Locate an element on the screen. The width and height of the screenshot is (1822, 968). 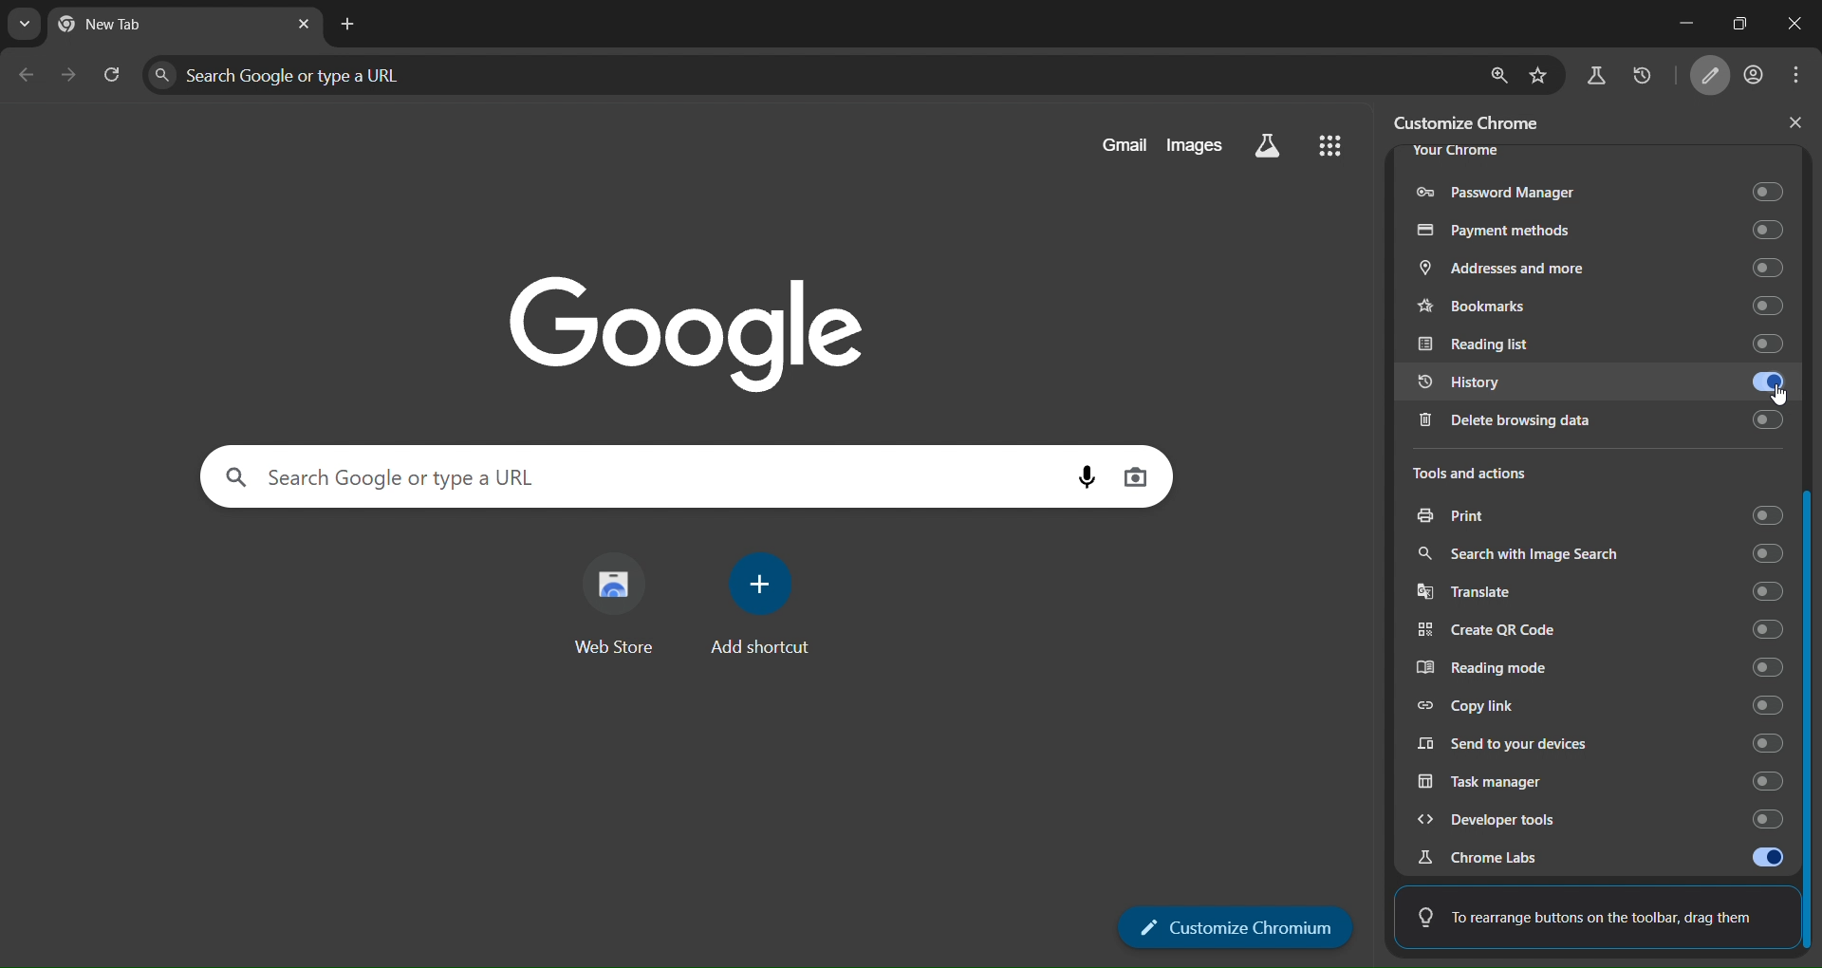
Google logo is located at coordinates (687, 331).